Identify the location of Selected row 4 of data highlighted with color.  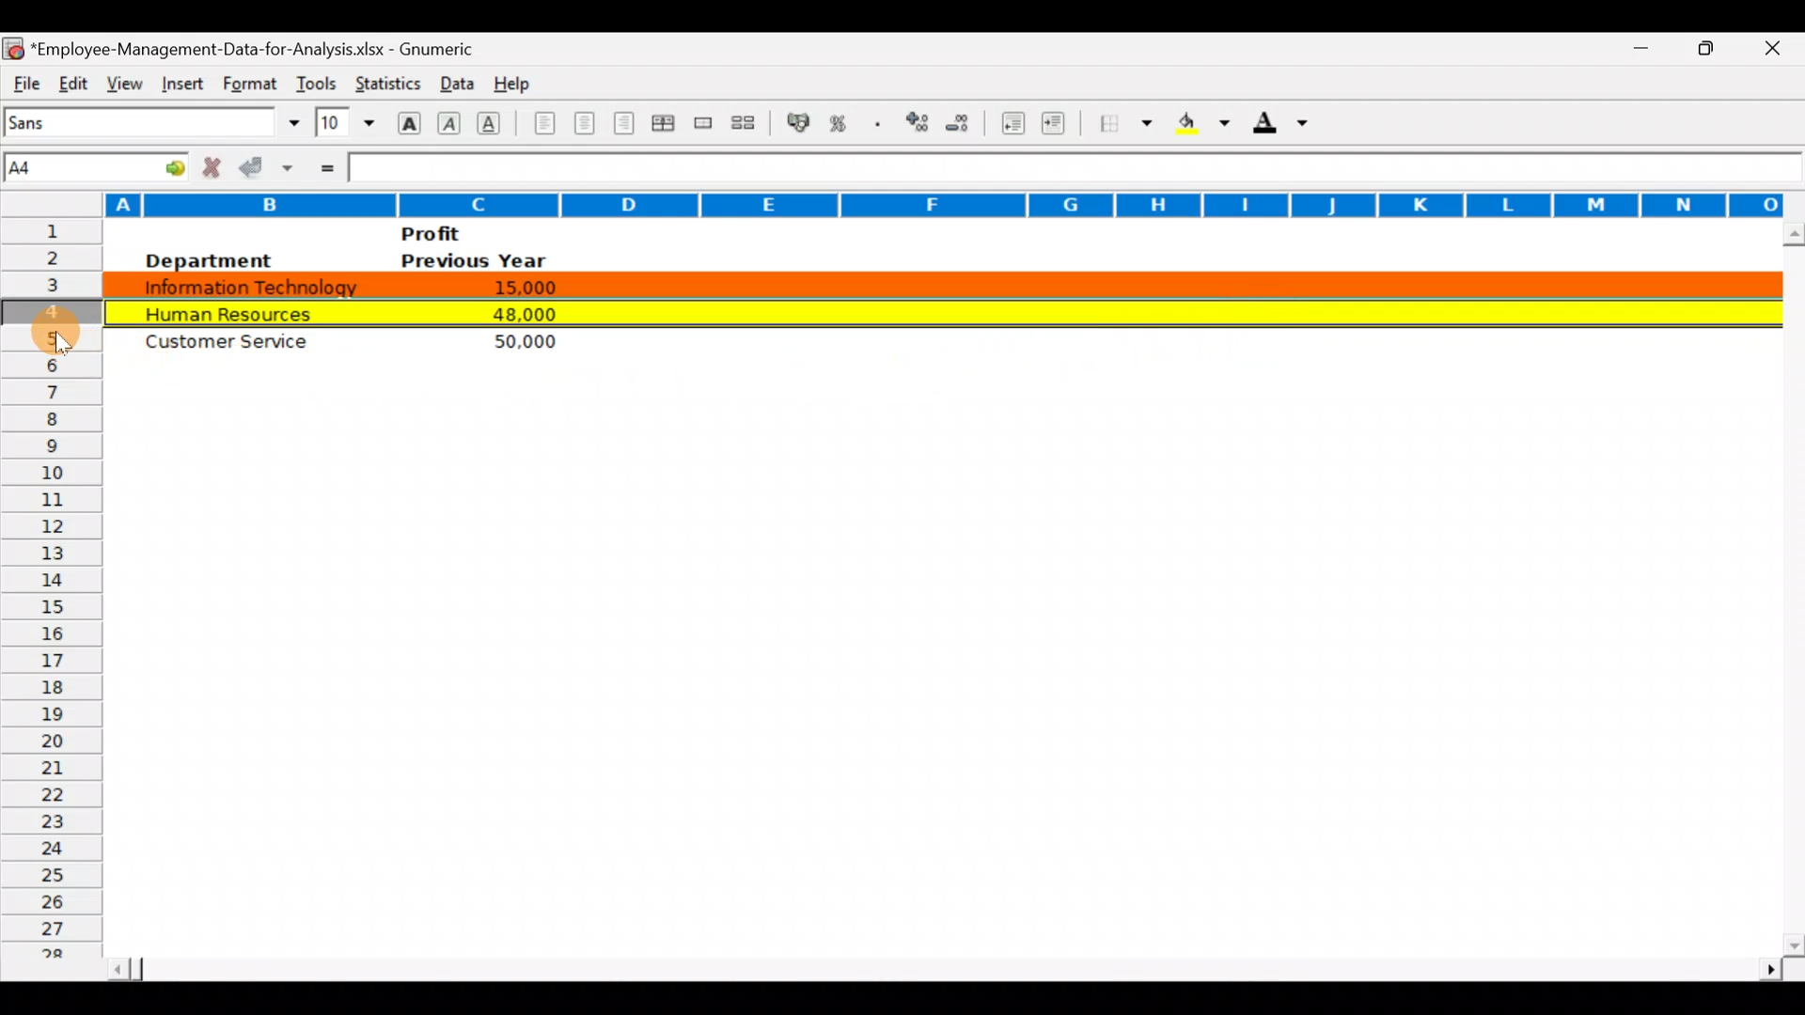
(938, 309).